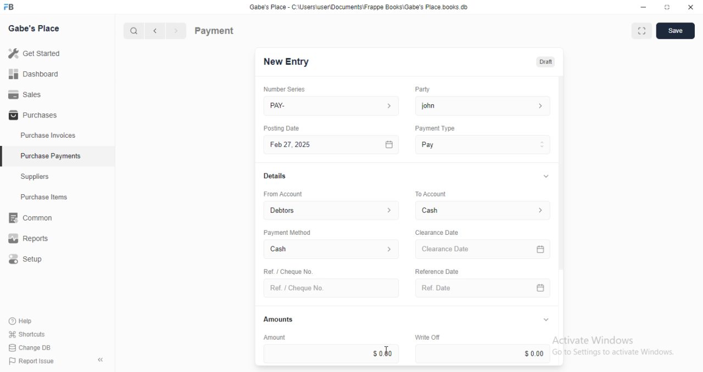 The width and height of the screenshot is (703, 372). Describe the element at coordinates (36, 29) in the screenshot. I see `Gabe's Place` at that location.